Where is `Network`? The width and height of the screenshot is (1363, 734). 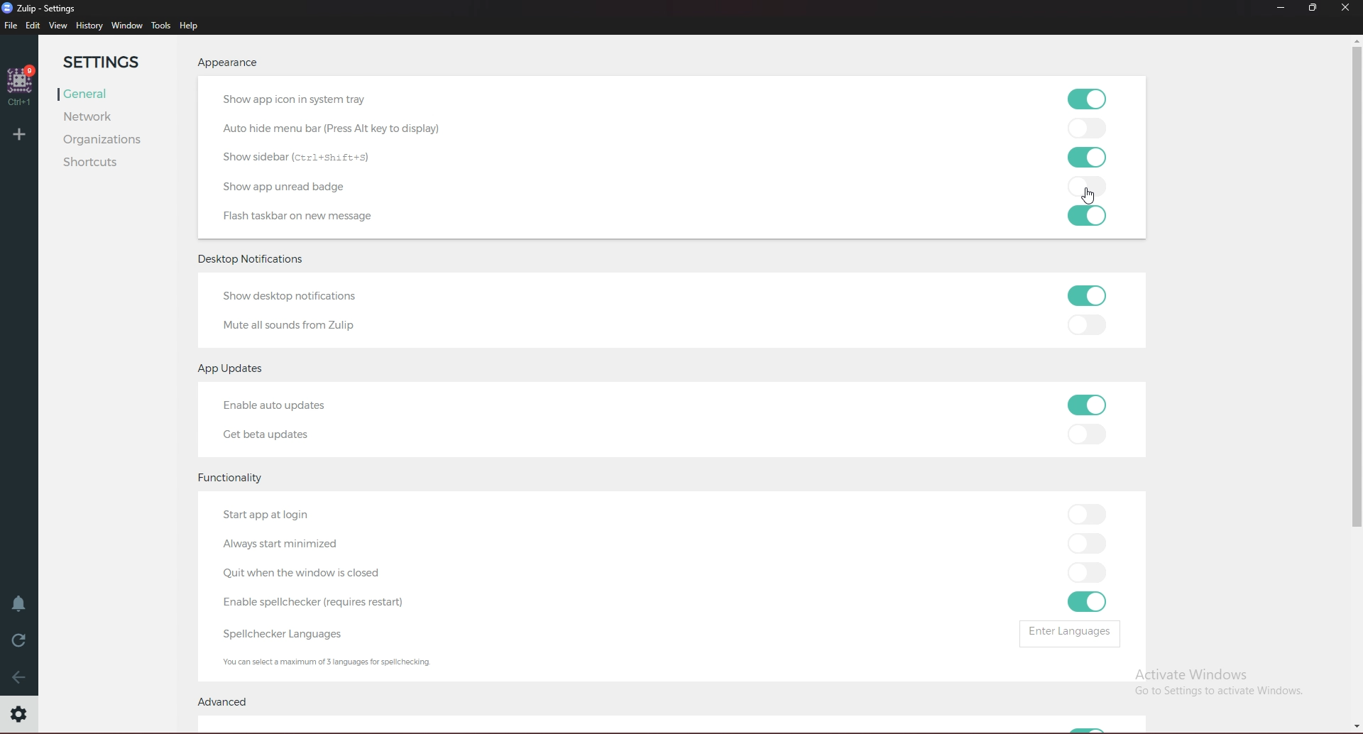 Network is located at coordinates (105, 119).